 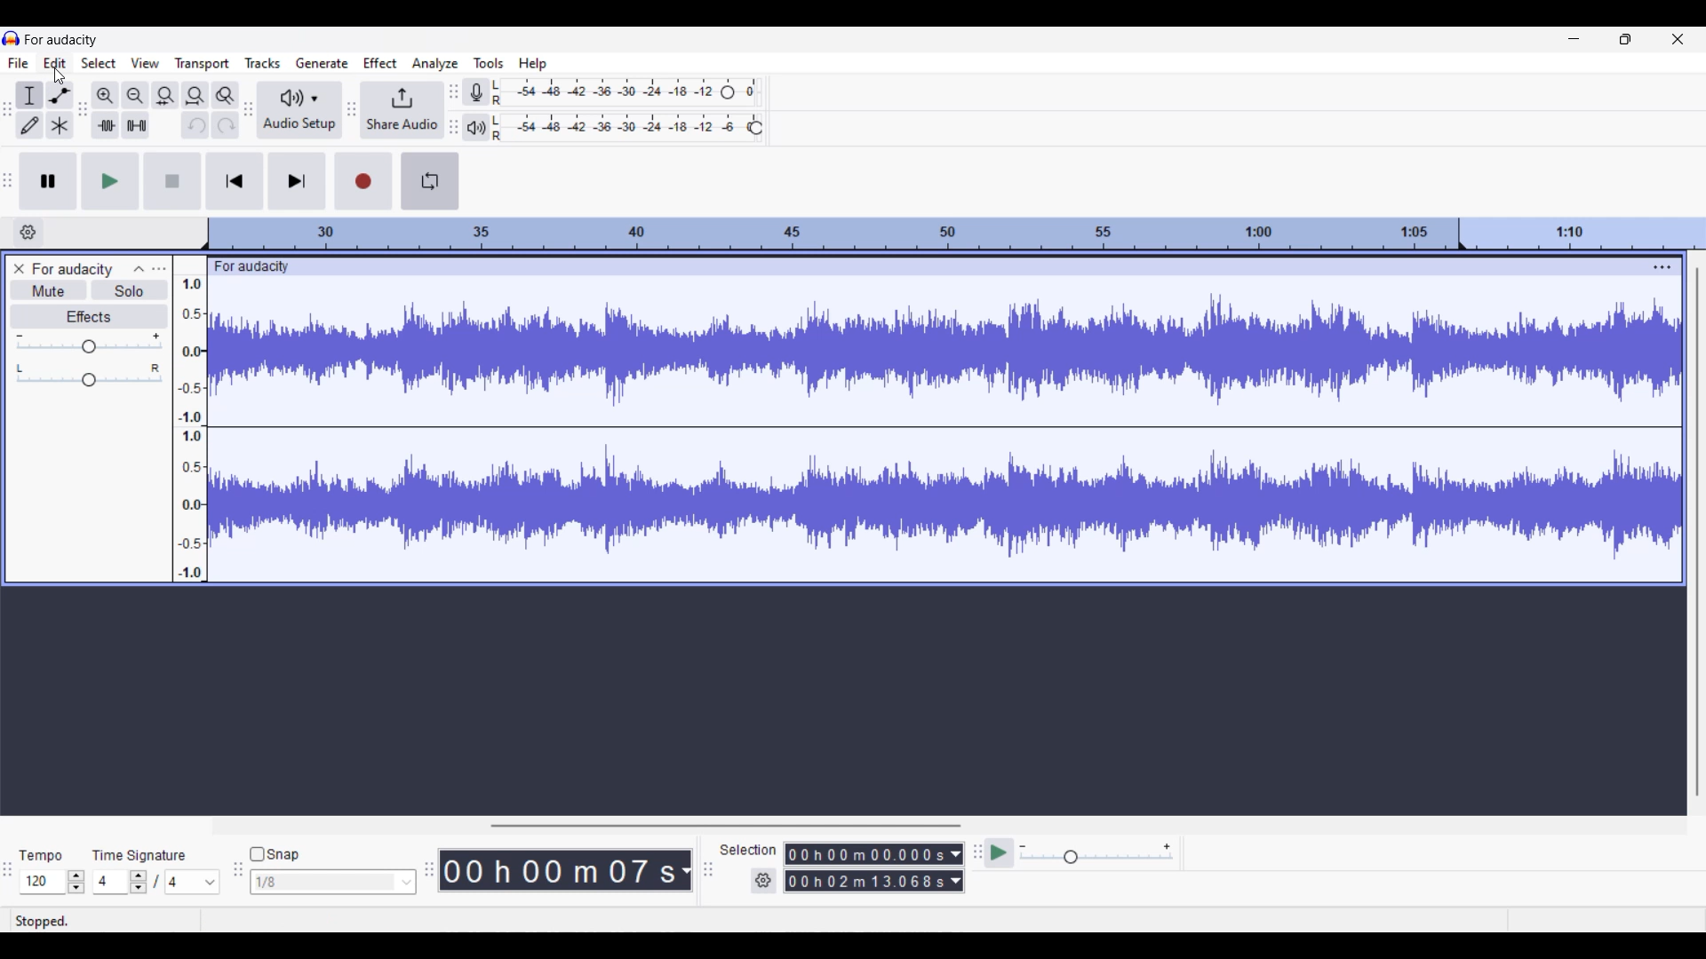 I want to click on Open menu, so click(x=159, y=270).